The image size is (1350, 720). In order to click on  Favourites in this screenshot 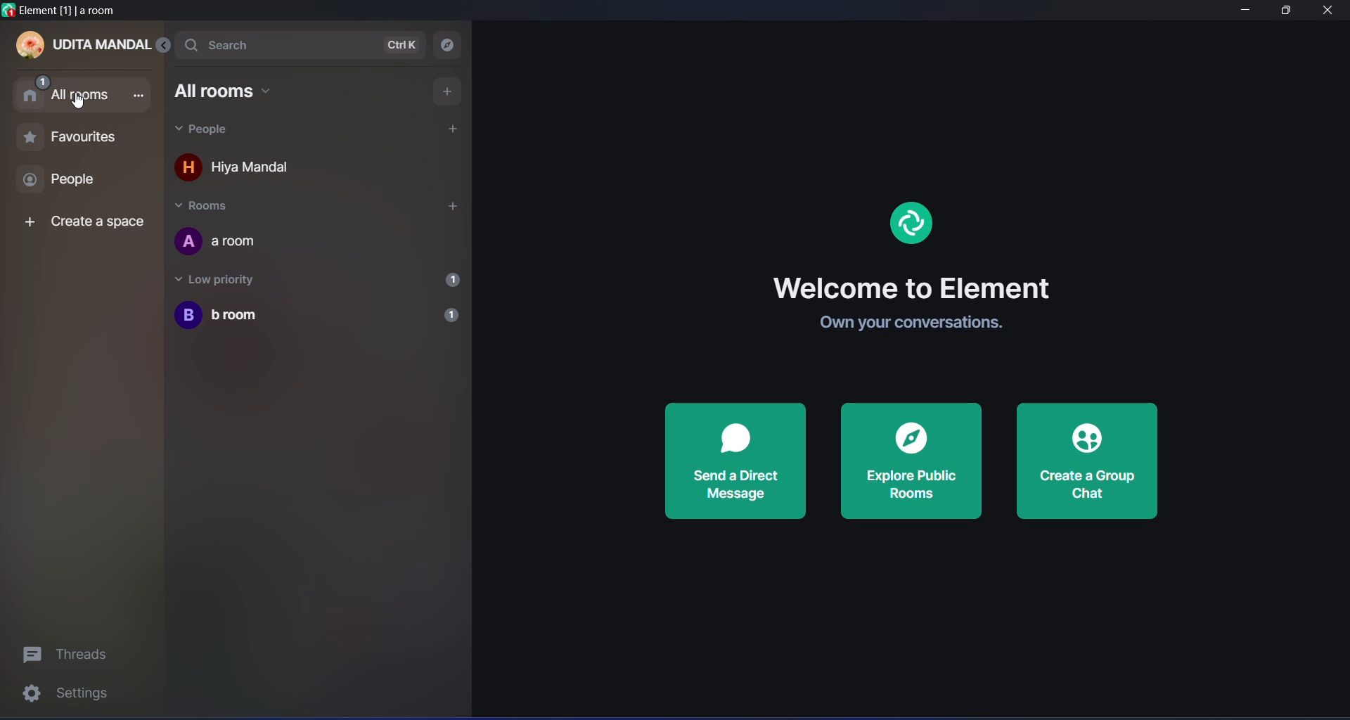, I will do `click(69, 141)`.